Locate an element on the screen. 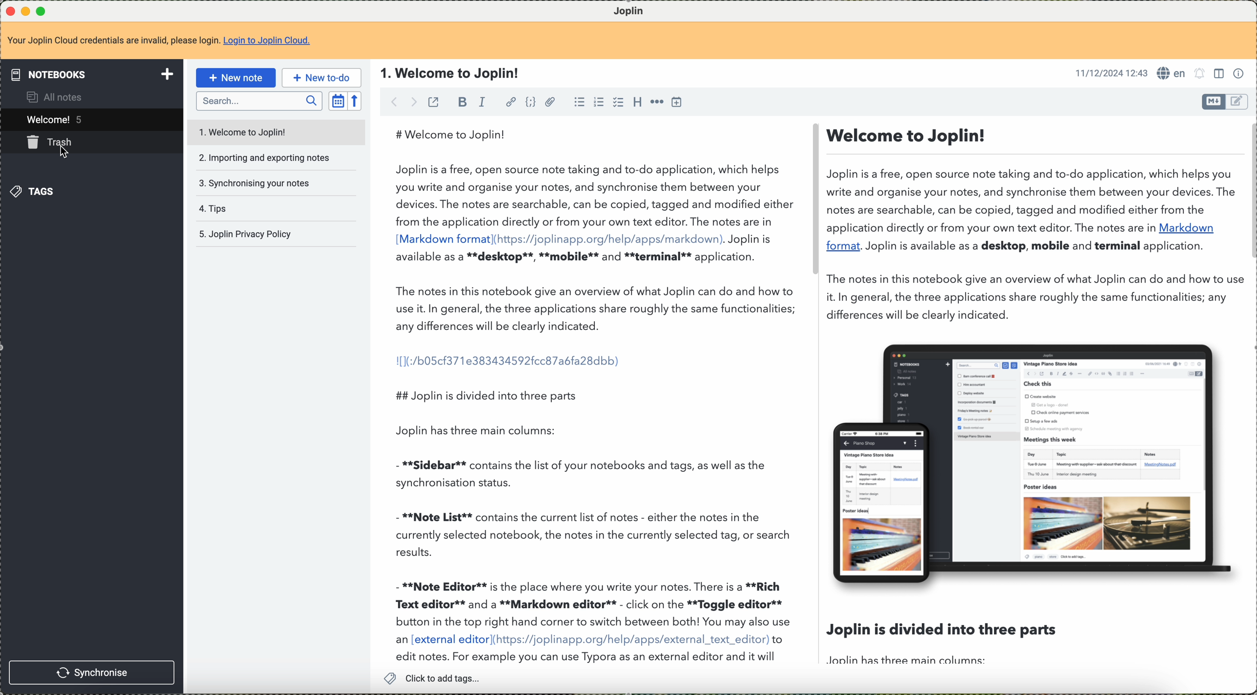 The image size is (1257, 695). synchronising your notes is located at coordinates (257, 182).